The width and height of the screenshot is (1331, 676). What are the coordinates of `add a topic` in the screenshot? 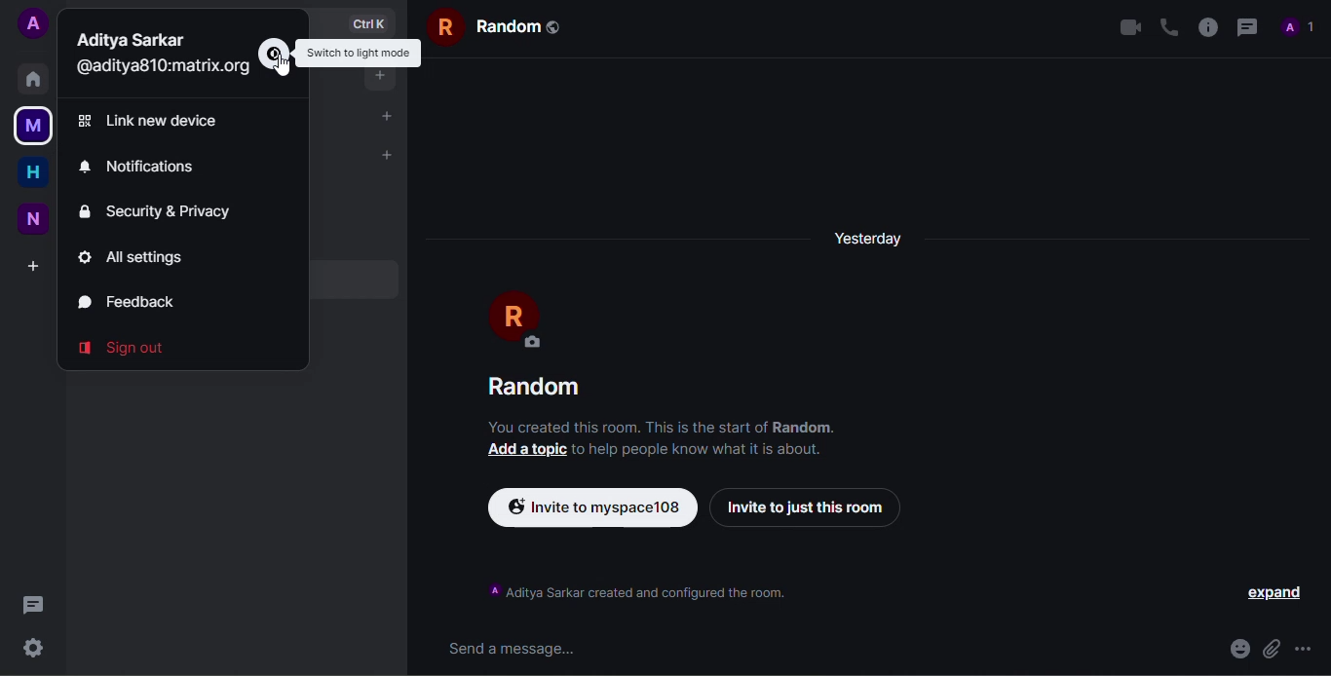 It's located at (523, 450).